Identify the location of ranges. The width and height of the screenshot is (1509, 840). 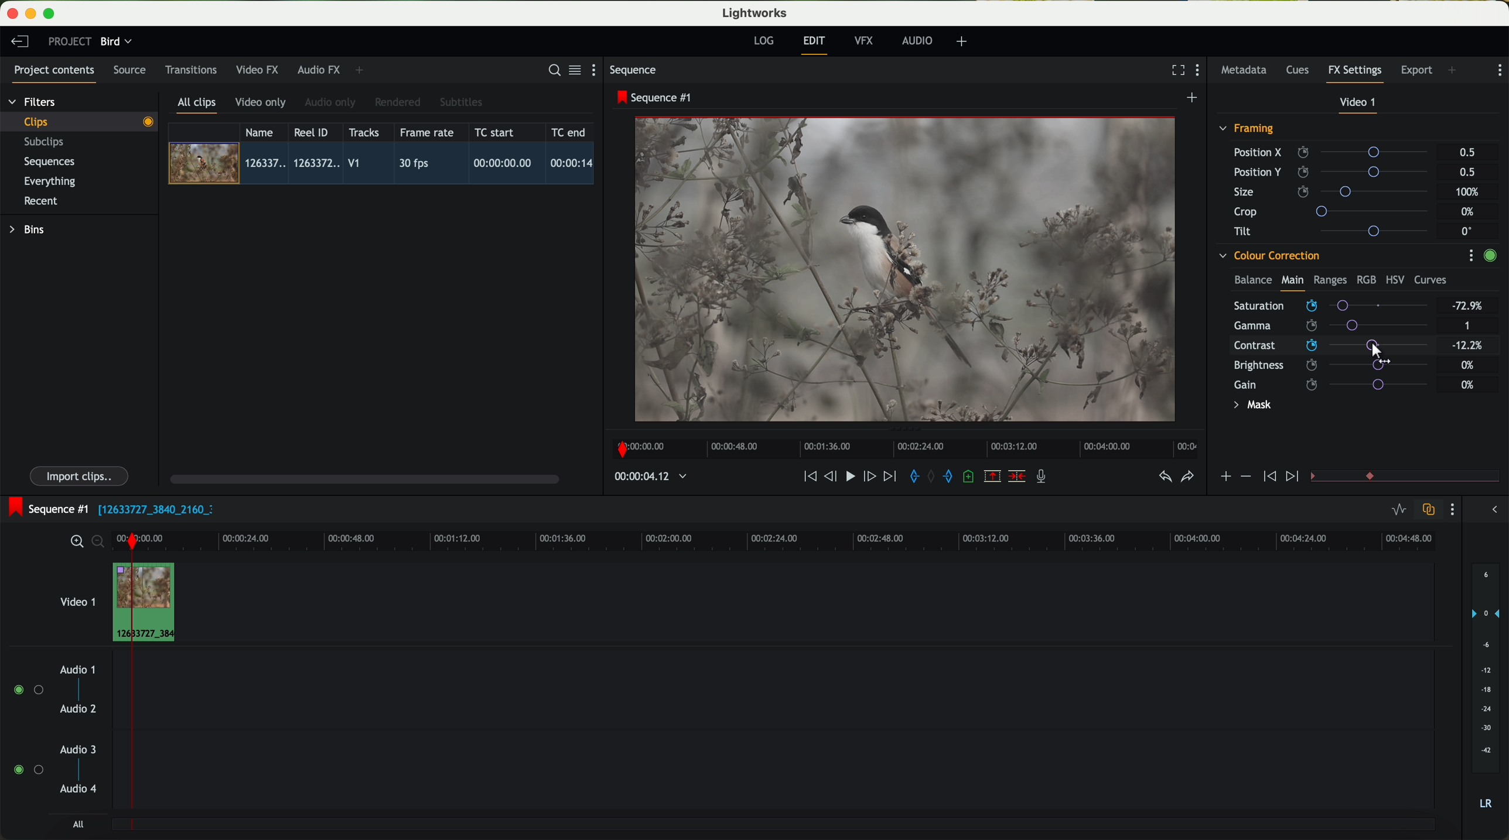
(1330, 279).